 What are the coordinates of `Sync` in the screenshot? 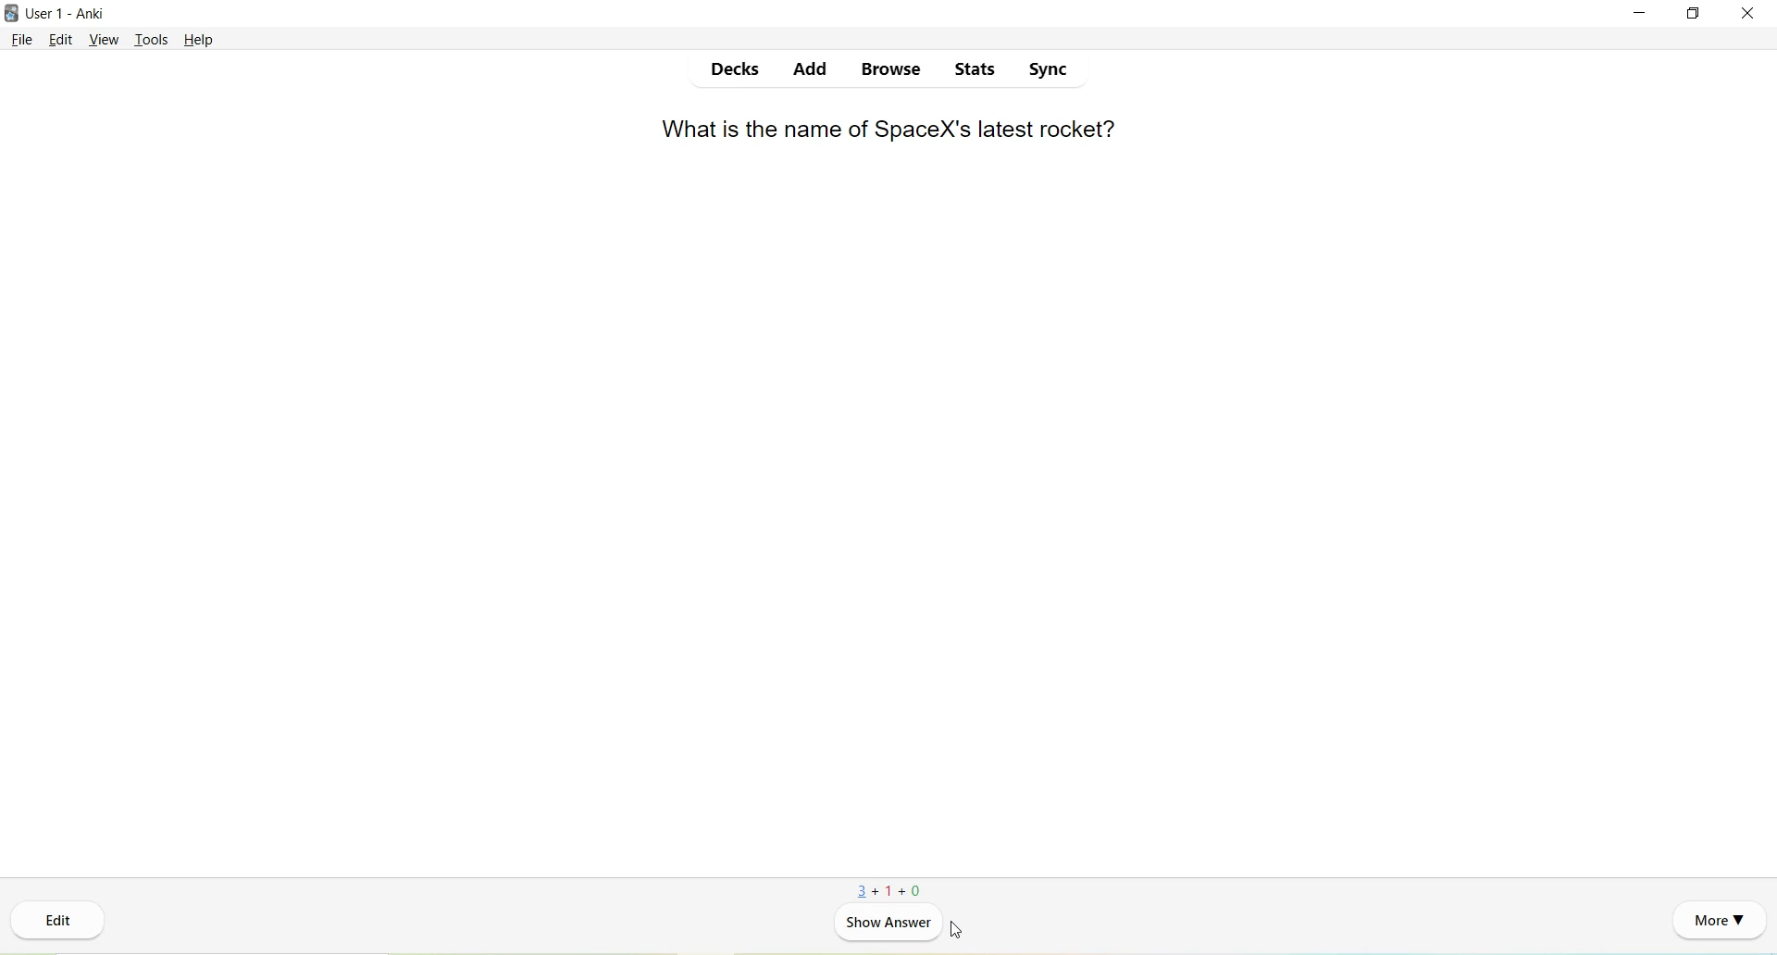 It's located at (1048, 71).